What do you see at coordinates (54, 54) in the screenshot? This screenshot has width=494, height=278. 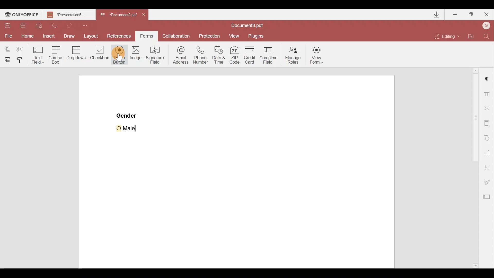 I see `Combo box` at bounding box center [54, 54].